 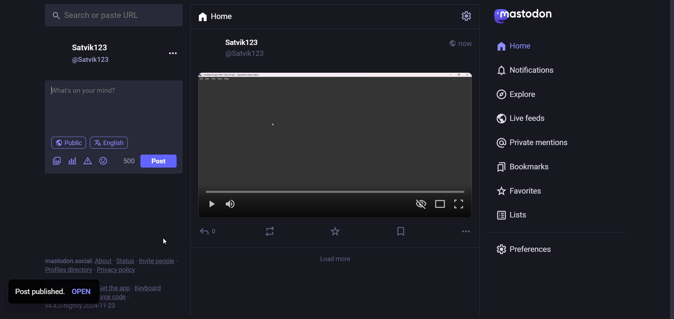 What do you see at coordinates (114, 288) in the screenshot?
I see `get the app` at bounding box center [114, 288].